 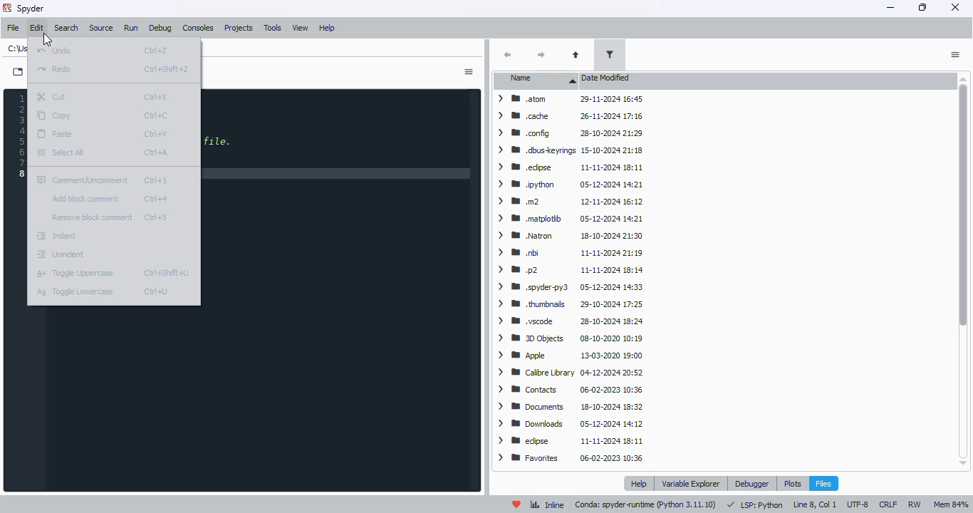 What do you see at coordinates (566, 373) in the screenshot?
I see `> IB Calibre Library 04-12-2024 20:52` at bounding box center [566, 373].